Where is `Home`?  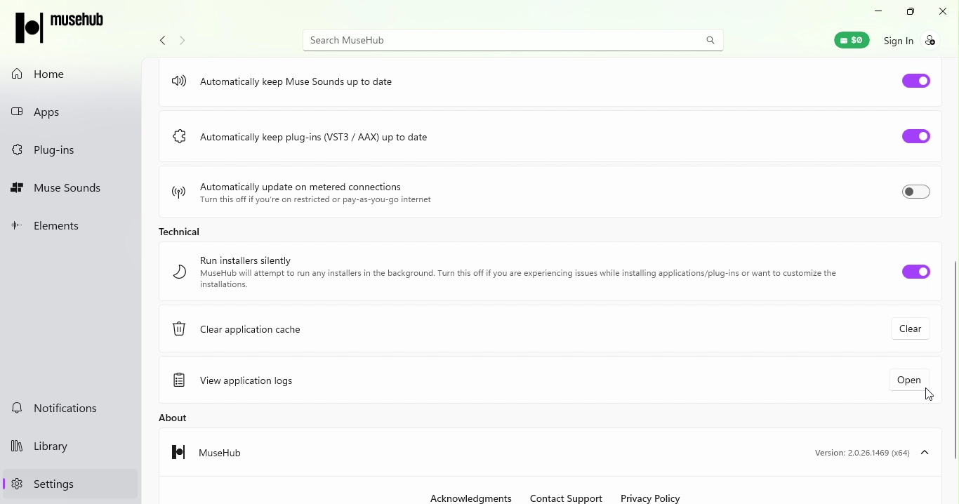
Home is located at coordinates (50, 75).